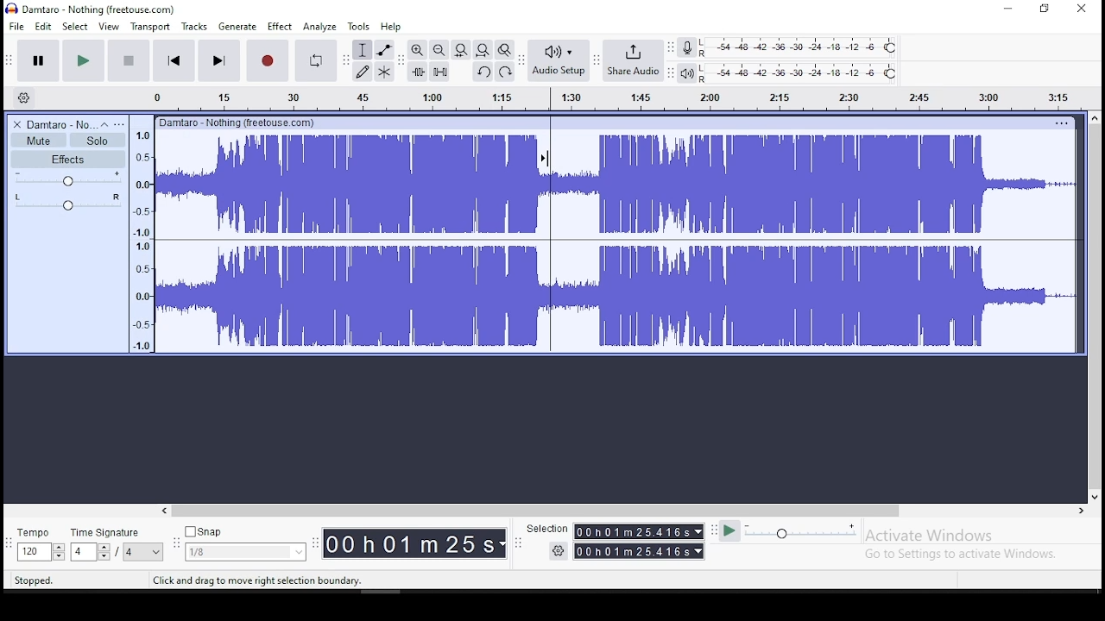  What do you see at coordinates (559, 551) in the screenshot?
I see `settings` at bounding box center [559, 551].